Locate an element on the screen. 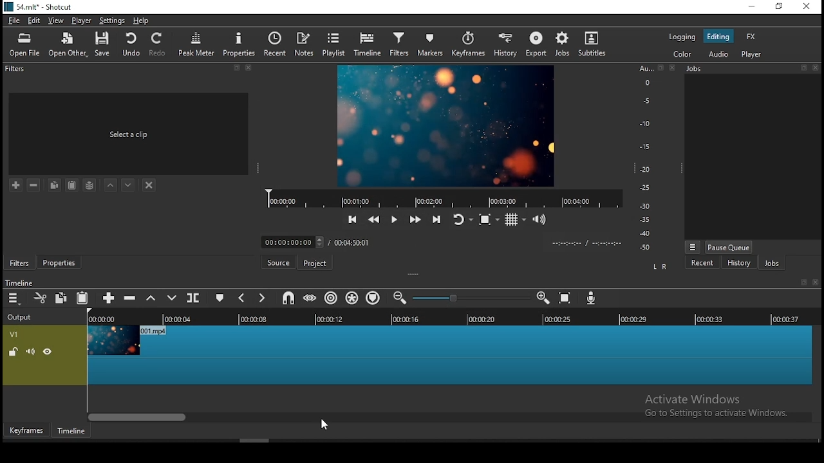 The width and height of the screenshot is (824, 463). save is located at coordinates (106, 44).